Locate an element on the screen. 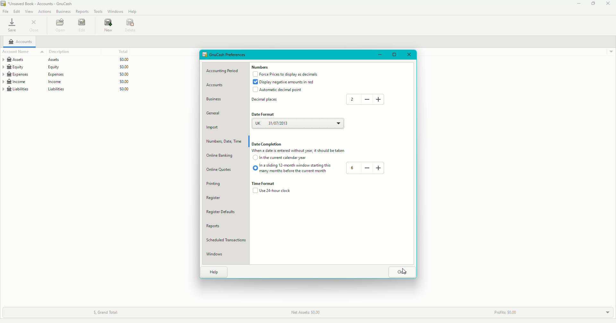 Image resolution: width=616 pixels, height=323 pixels. Assets is located at coordinates (67, 60).